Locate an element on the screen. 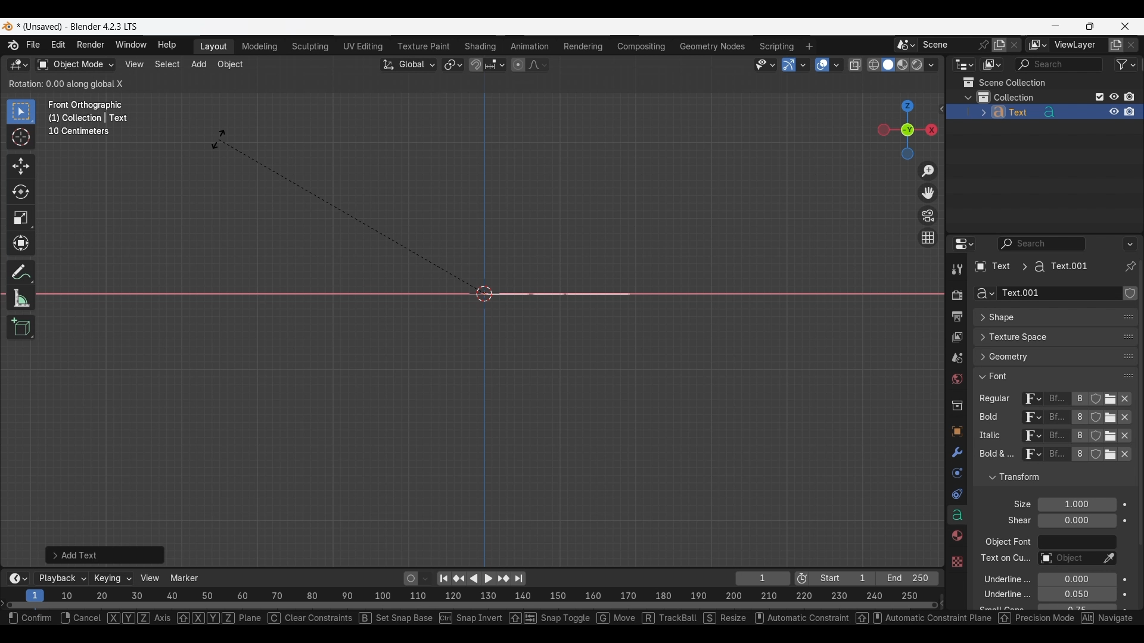  Render is located at coordinates (956, 295).